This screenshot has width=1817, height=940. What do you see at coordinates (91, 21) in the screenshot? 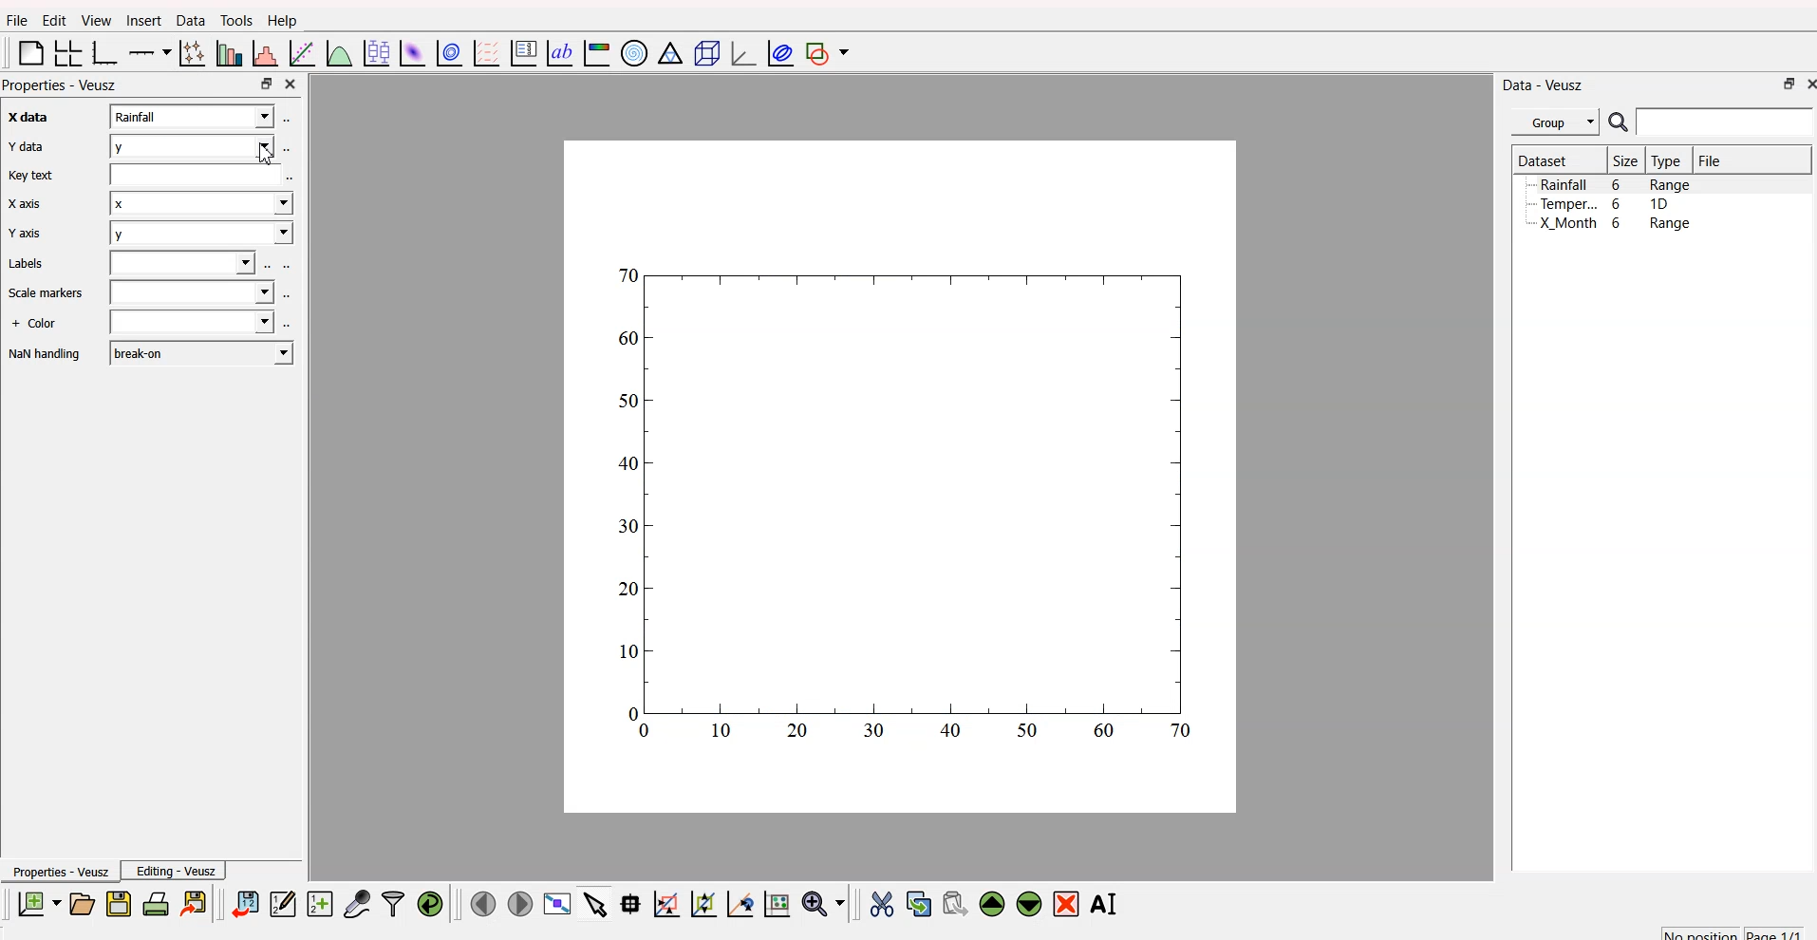
I see `View` at bounding box center [91, 21].